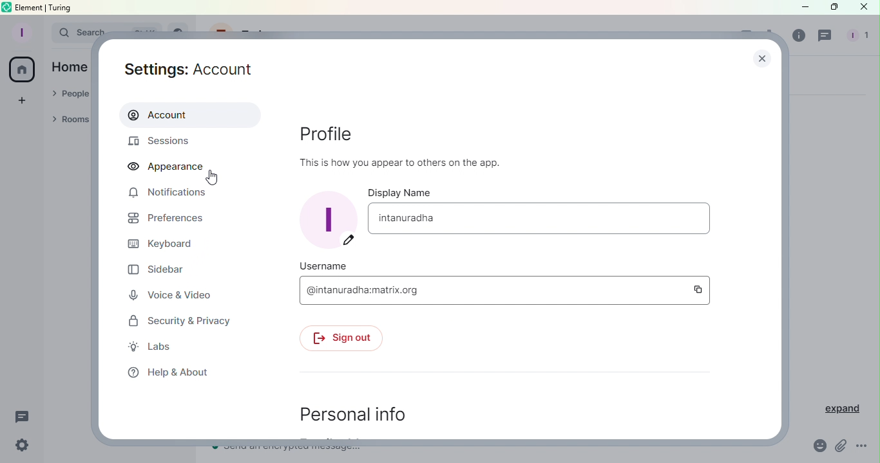  I want to click on Expand, so click(836, 409).